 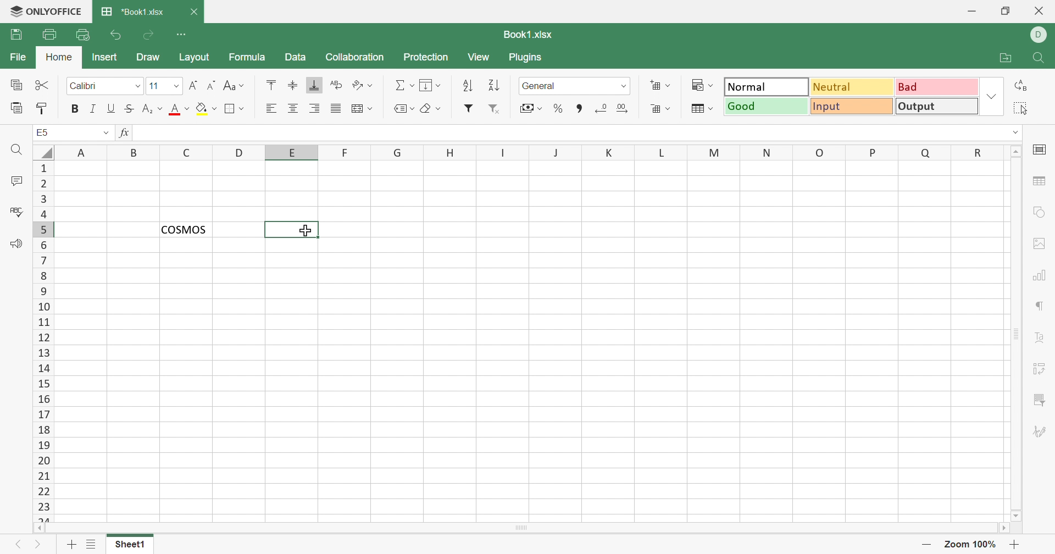 I want to click on Insert, so click(x=105, y=58).